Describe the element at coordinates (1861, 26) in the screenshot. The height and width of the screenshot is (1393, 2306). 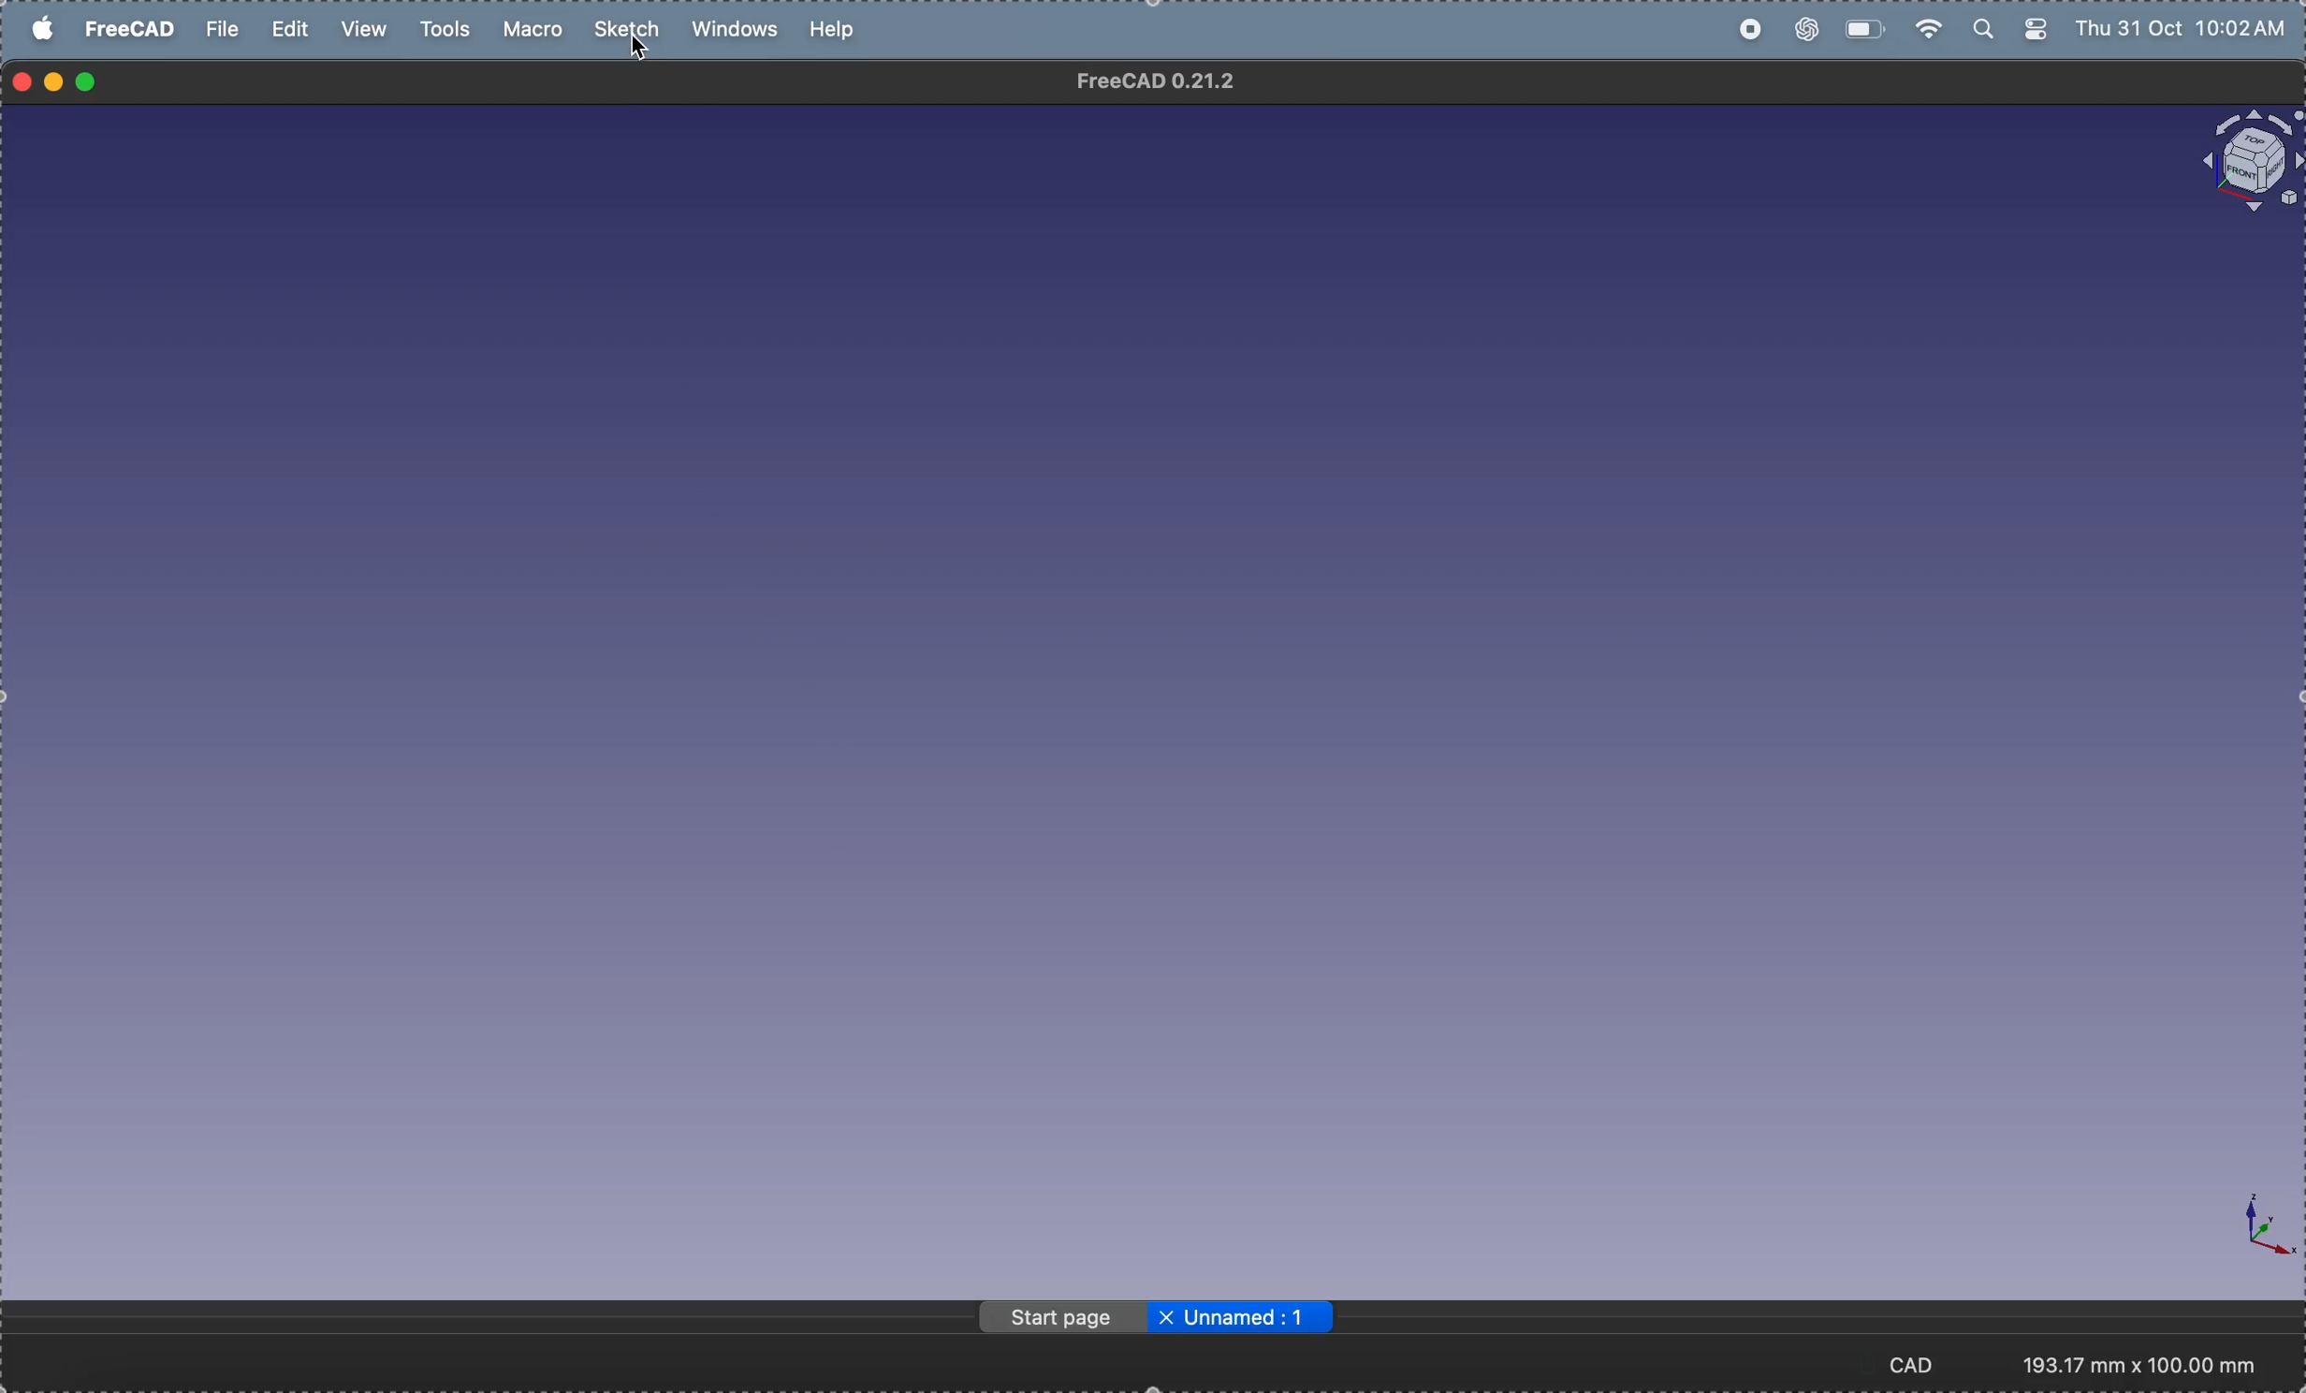
I see `battery` at that location.